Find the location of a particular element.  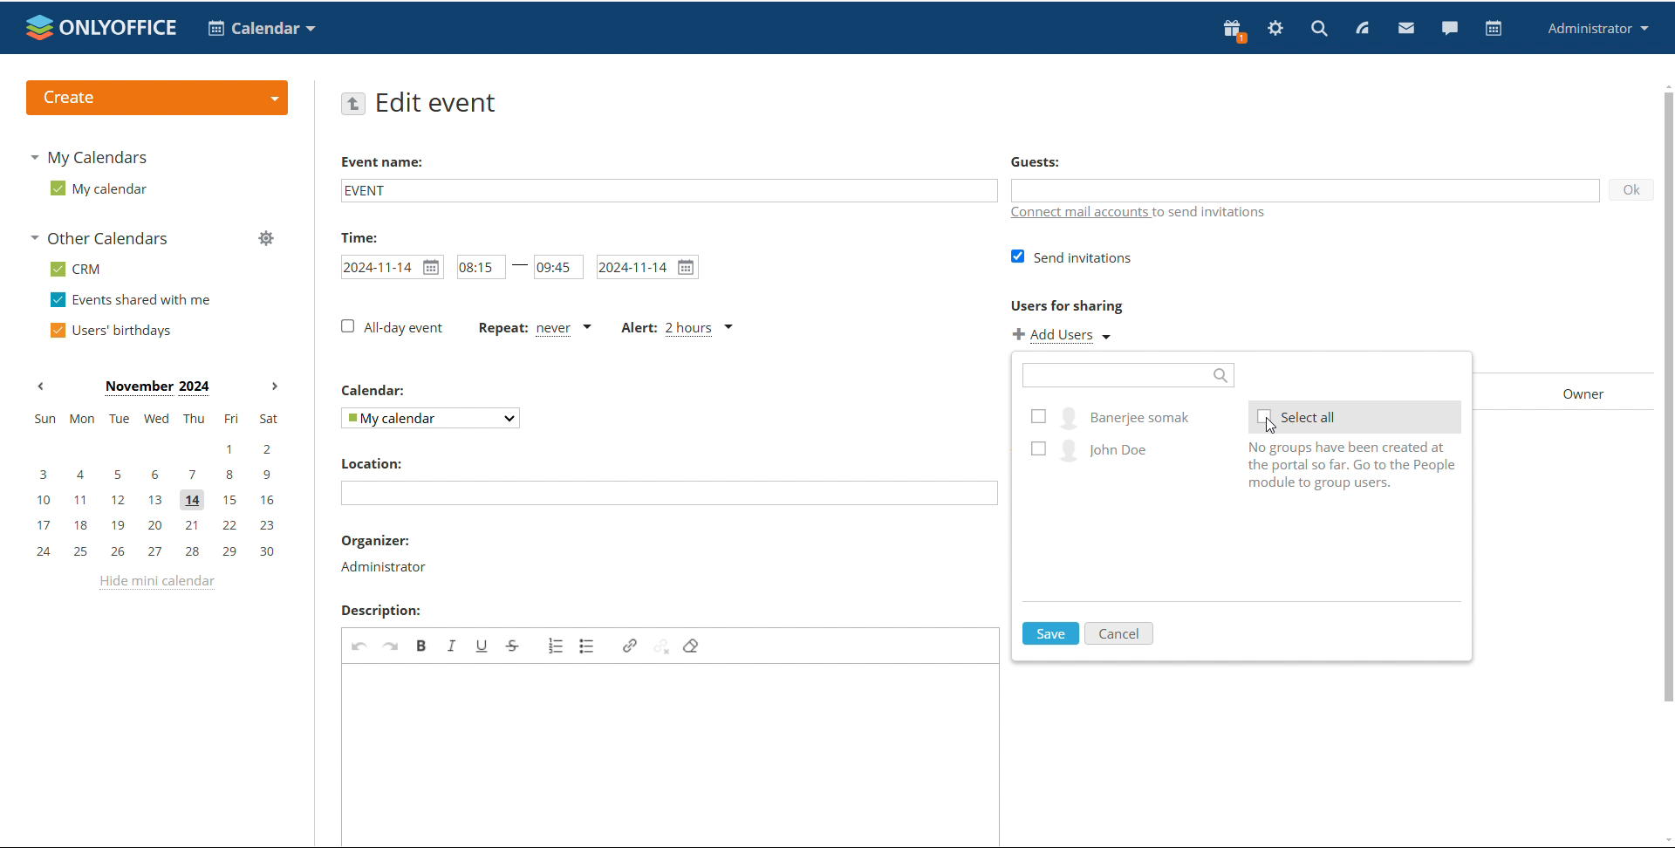

add users is located at coordinates (1063, 336).